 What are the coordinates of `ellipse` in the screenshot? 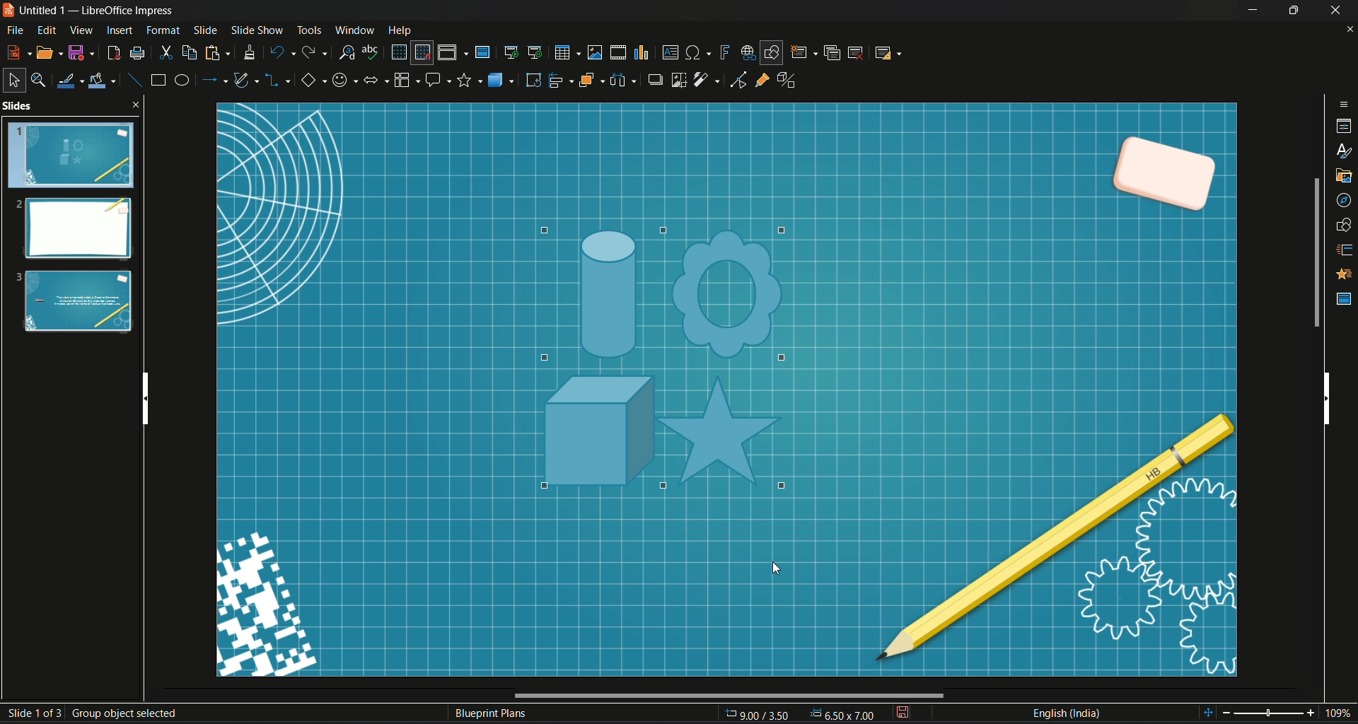 It's located at (180, 79).